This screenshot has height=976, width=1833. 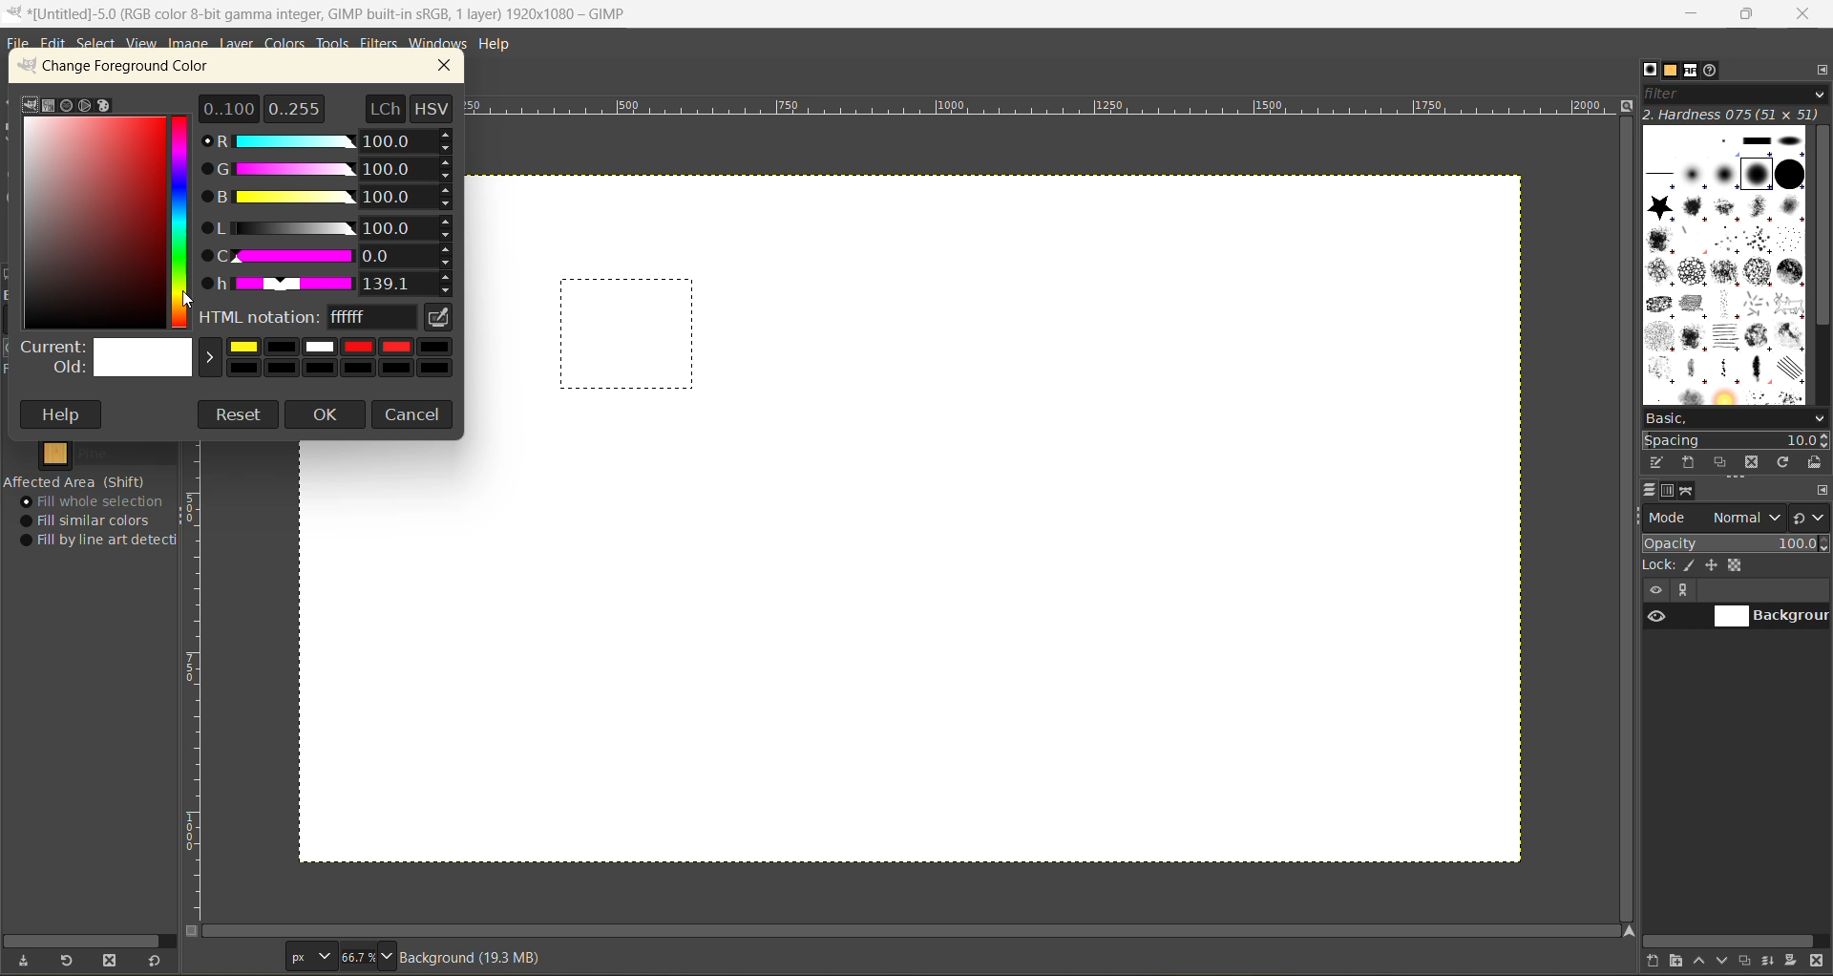 What do you see at coordinates (1816, 464) in the screenshot?
I see `open brush image` at bounding box center [1816, 464].